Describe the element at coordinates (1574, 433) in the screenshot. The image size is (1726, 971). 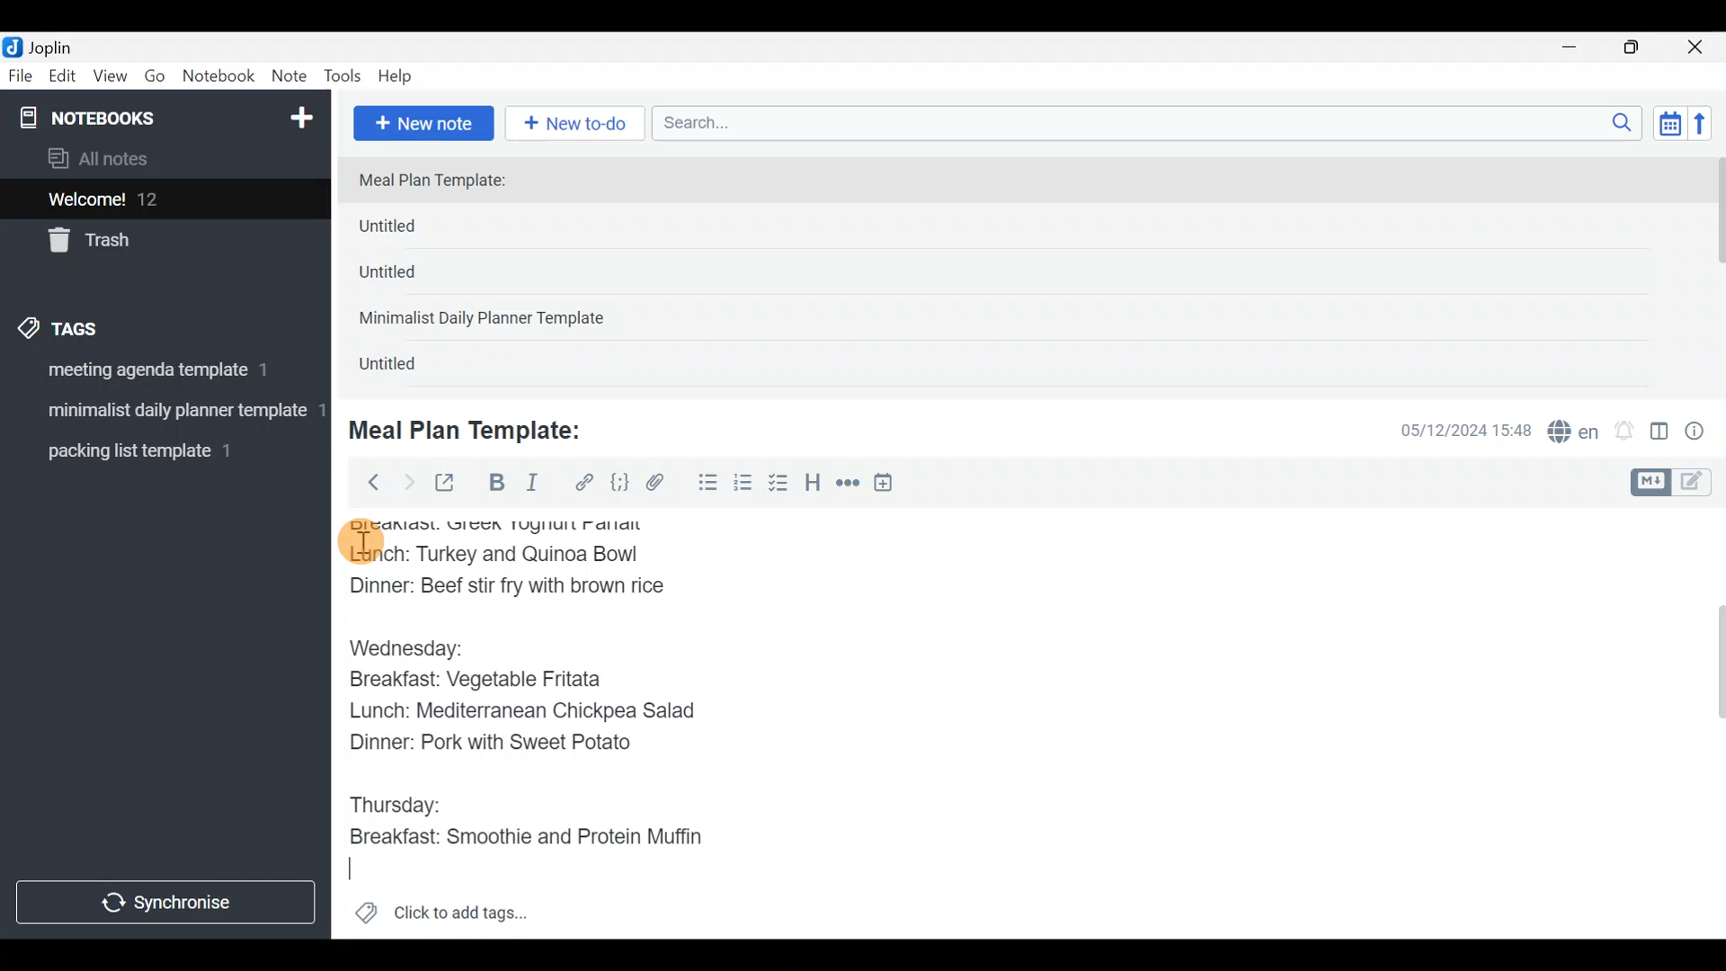
I see `Spelling` at that location.